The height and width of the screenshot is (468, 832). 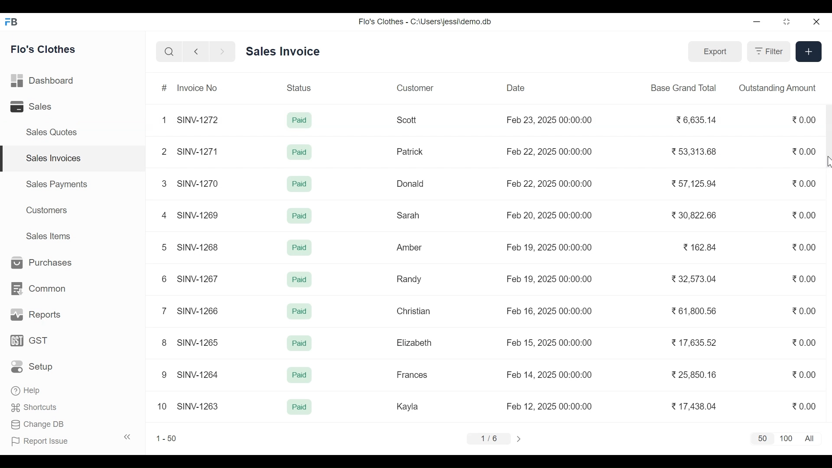 What do you see at coordinates (414, 311) in the screenshot?
I see `Christian` at bounding box center [414, 311].